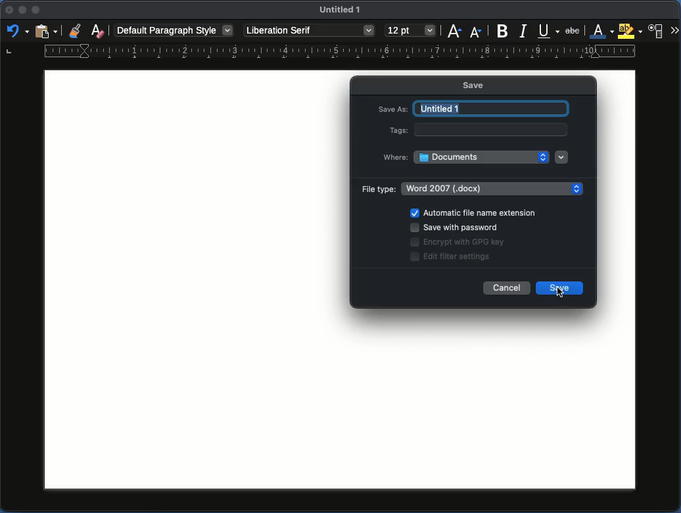  I want to click on Size, so click(410, 31).